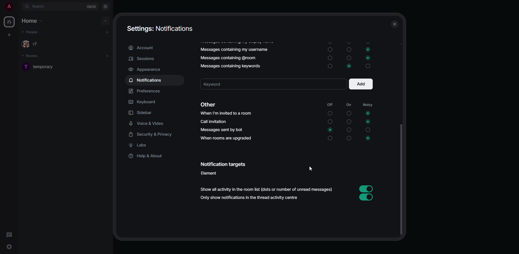 The width and height of the screenshot is (519, 254). What do you see at coordinates (331, 50) in the screenshot?
I see `Off` at bounding box center [331, 50].